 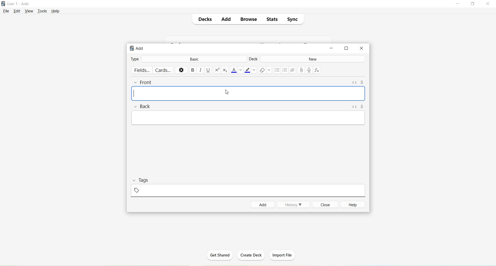 What do you see at coordinates (284, 255) in the screenshot?
I see `Import File` at bounding box center [284, 255].